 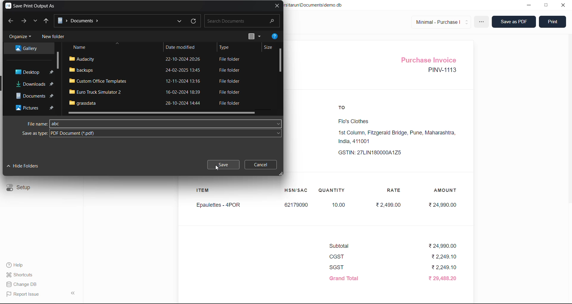 I want to click on Name, so click(x=80, y=48).